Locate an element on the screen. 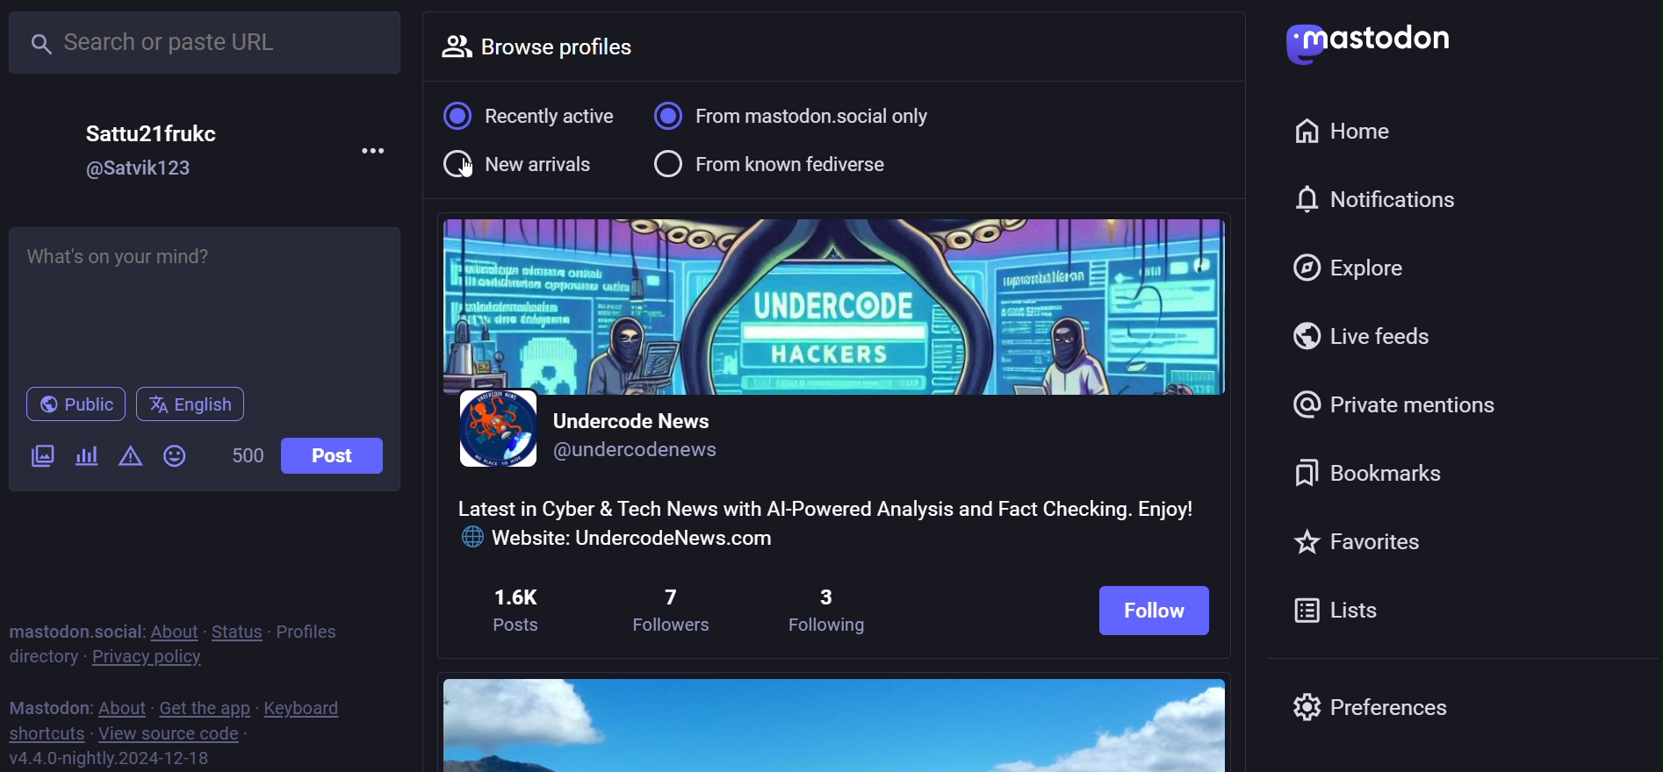 The image size is (1663, 772). follow is located at coordinates (1150, 609).